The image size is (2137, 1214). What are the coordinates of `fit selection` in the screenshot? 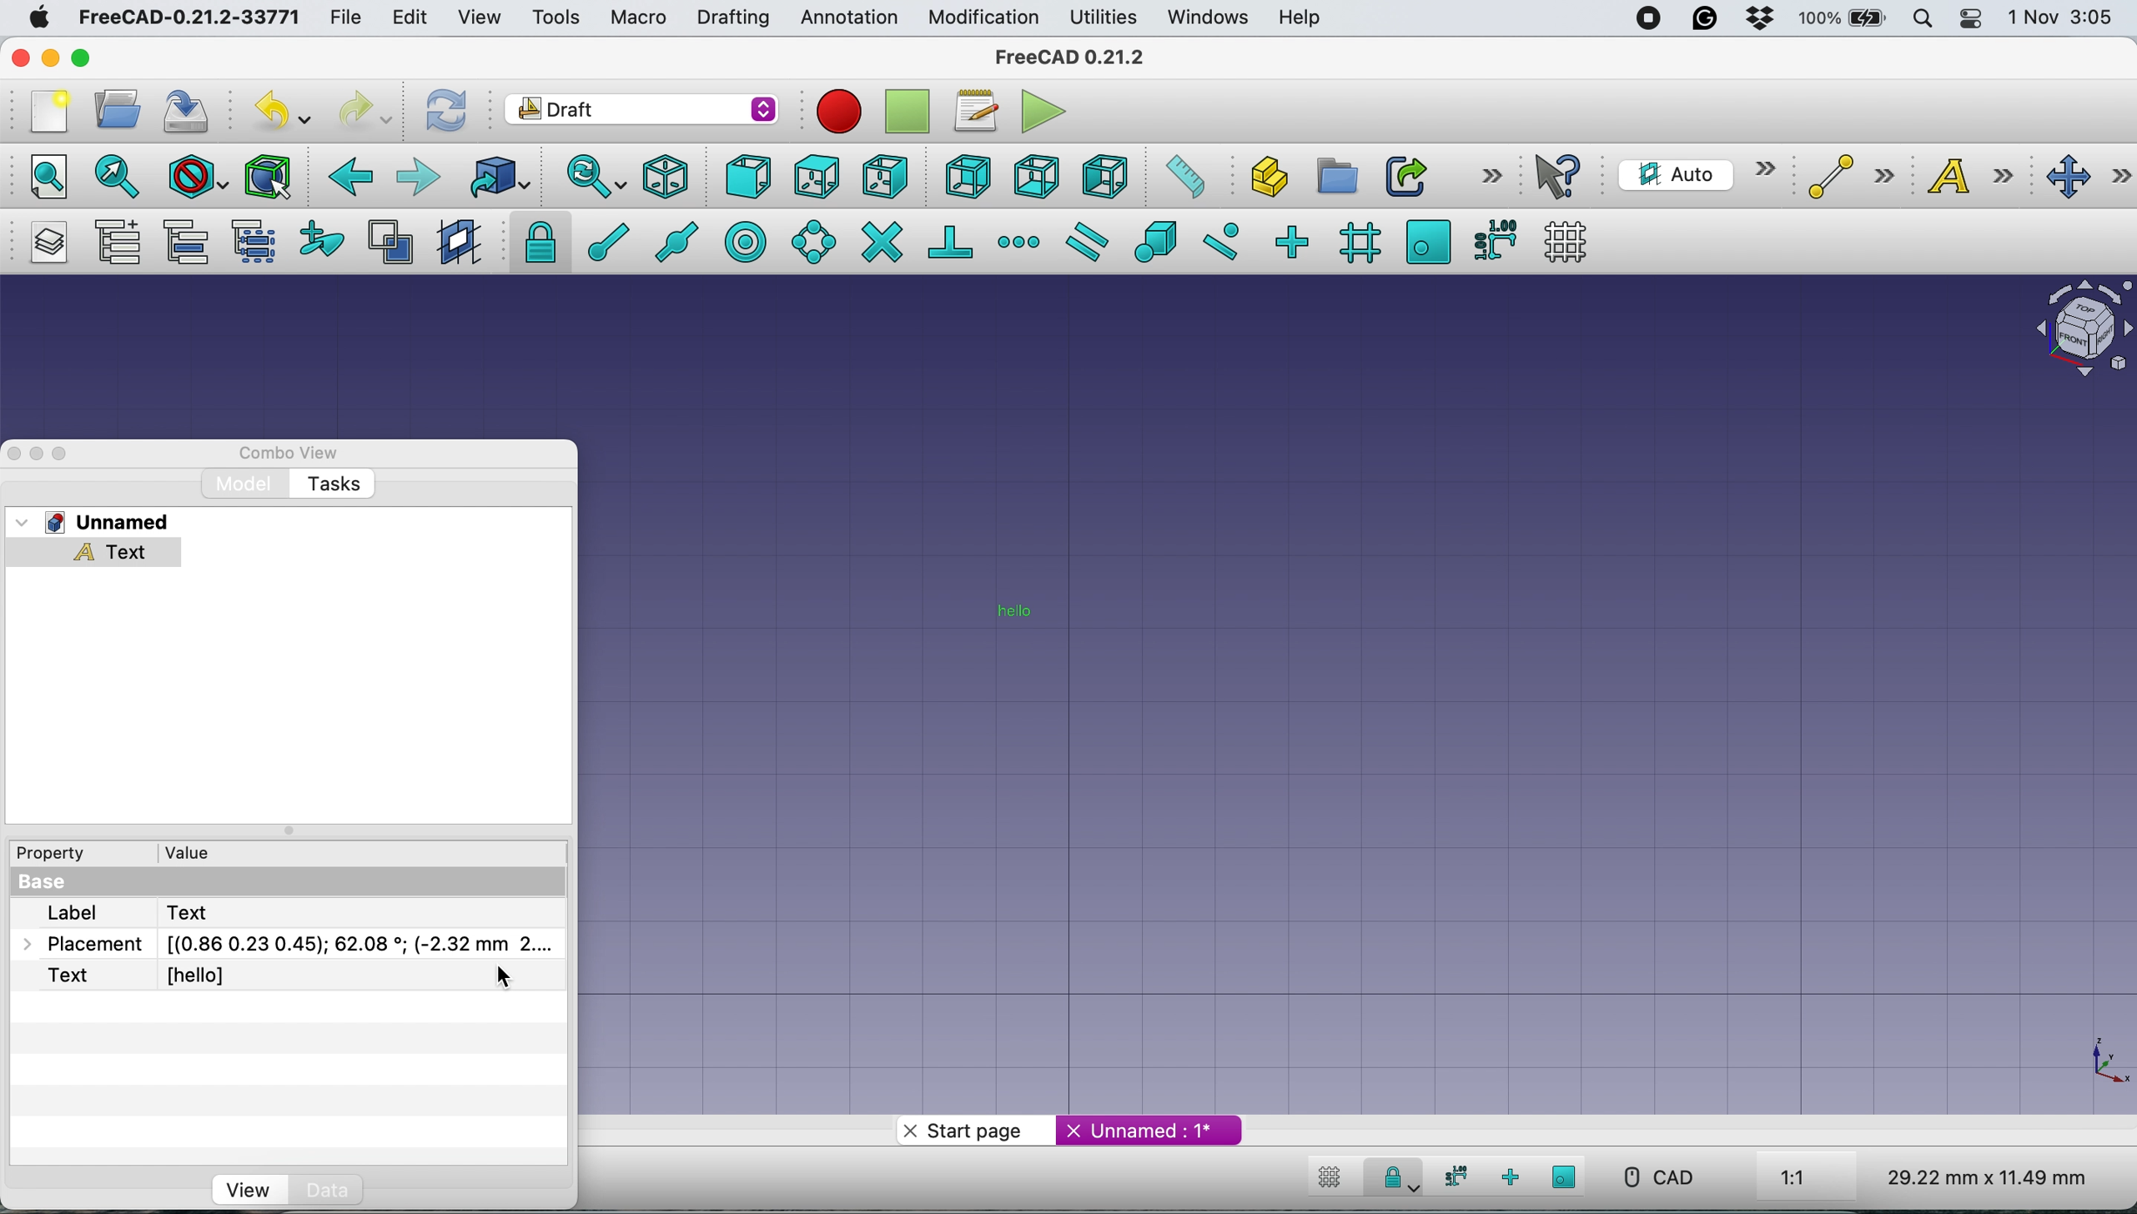 It's located at (119, 176).